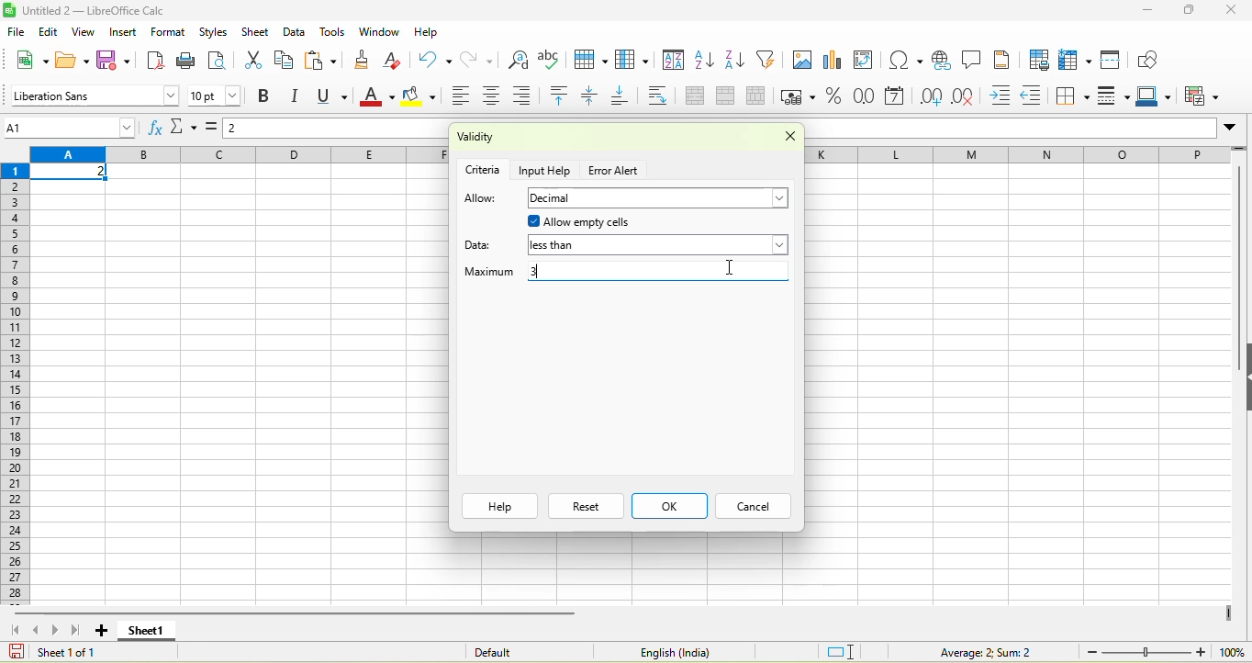  I want to click on align center, so click(495, 97).